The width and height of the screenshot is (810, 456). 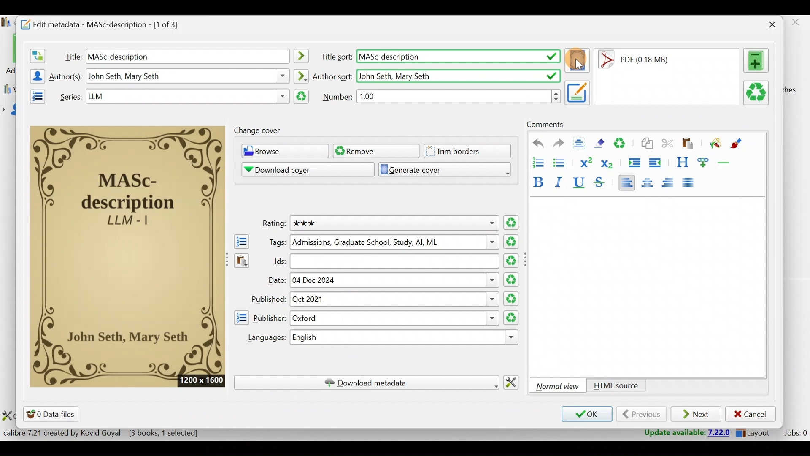 What do you see at coordinates (396, 280) in the screenshot?
I see `` at bounding box center [396, 280].